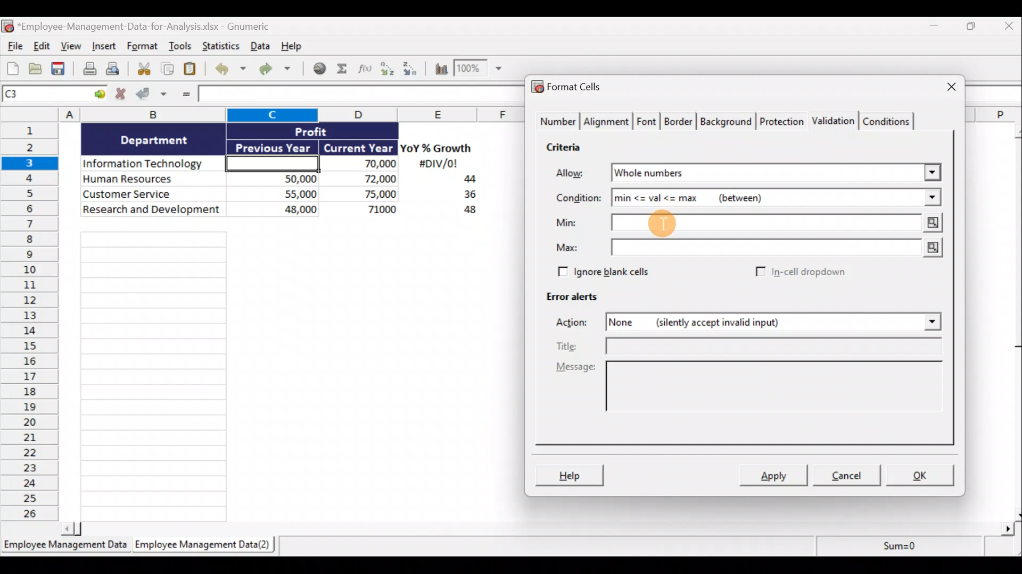  I want to click on Cancel changes, so click(121, 95).